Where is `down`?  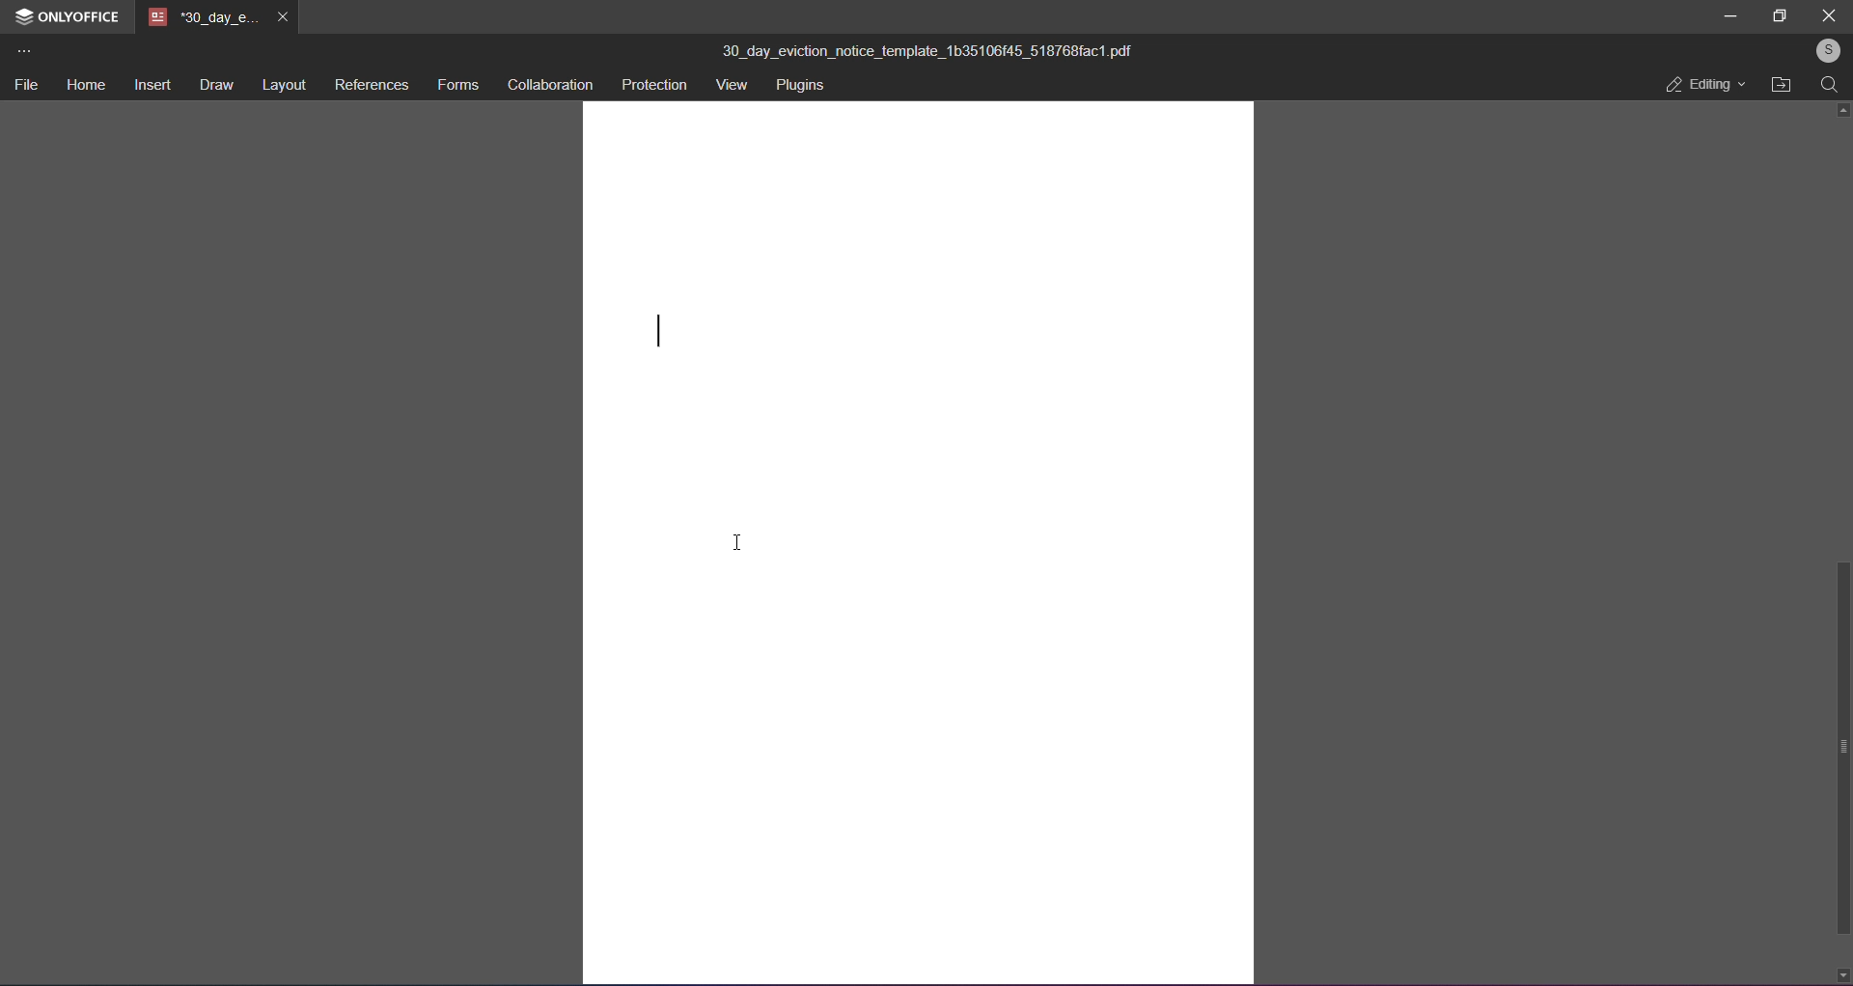
down is located at coordinates (1841, 972).